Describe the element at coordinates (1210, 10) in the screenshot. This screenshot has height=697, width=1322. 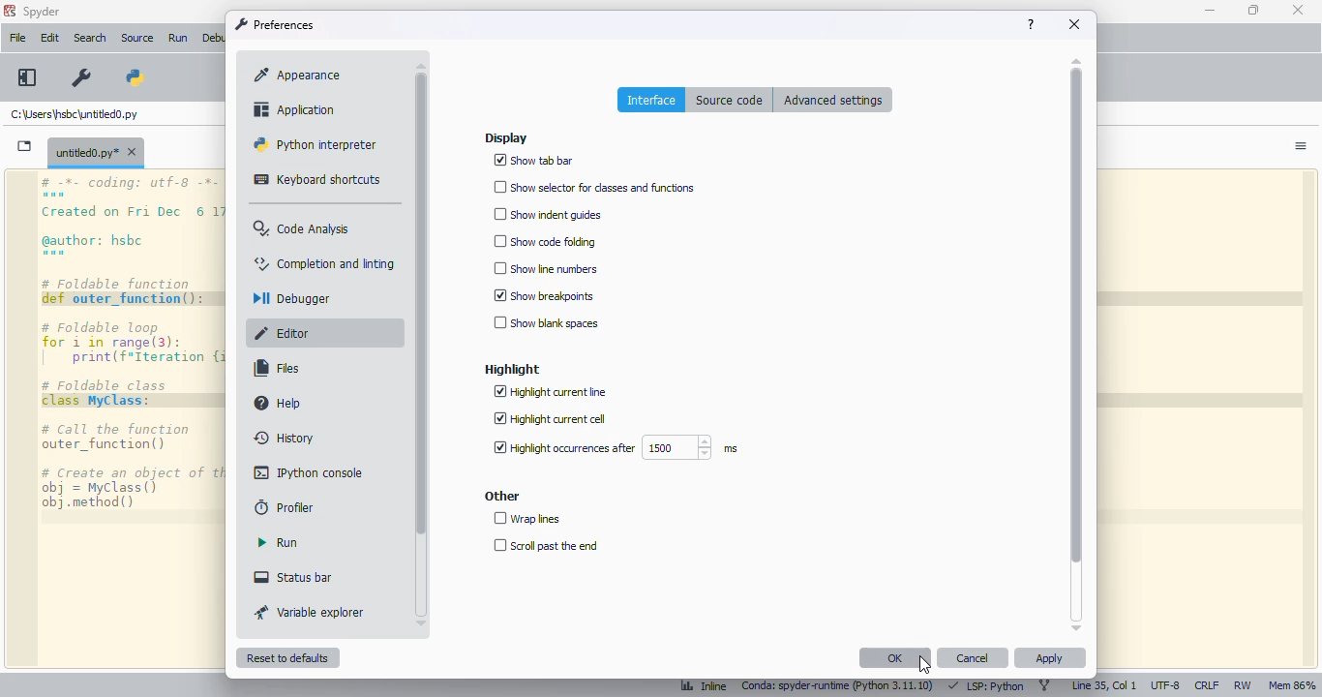
I see `minimize` at that location.